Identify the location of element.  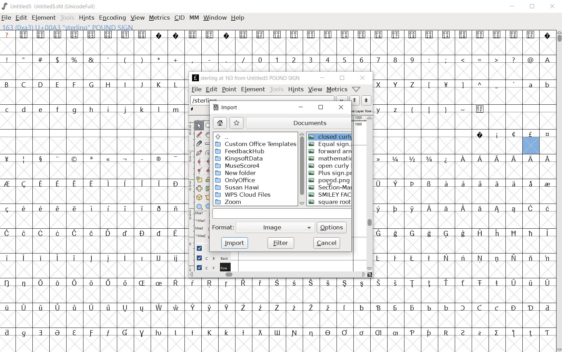
(44, 18).